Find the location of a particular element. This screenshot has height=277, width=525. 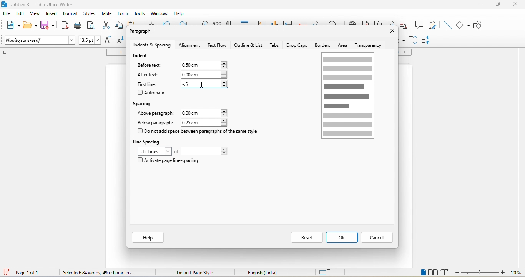

insert line is located at coordinates (447, 25).